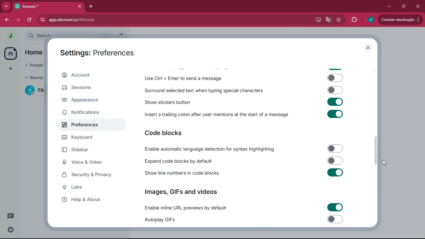 The height and width of the screenshot is (239, 425). What do you see at coordinates (355, 20) in the screenshot?
I see `extensions` at bounding box center [355, 20].